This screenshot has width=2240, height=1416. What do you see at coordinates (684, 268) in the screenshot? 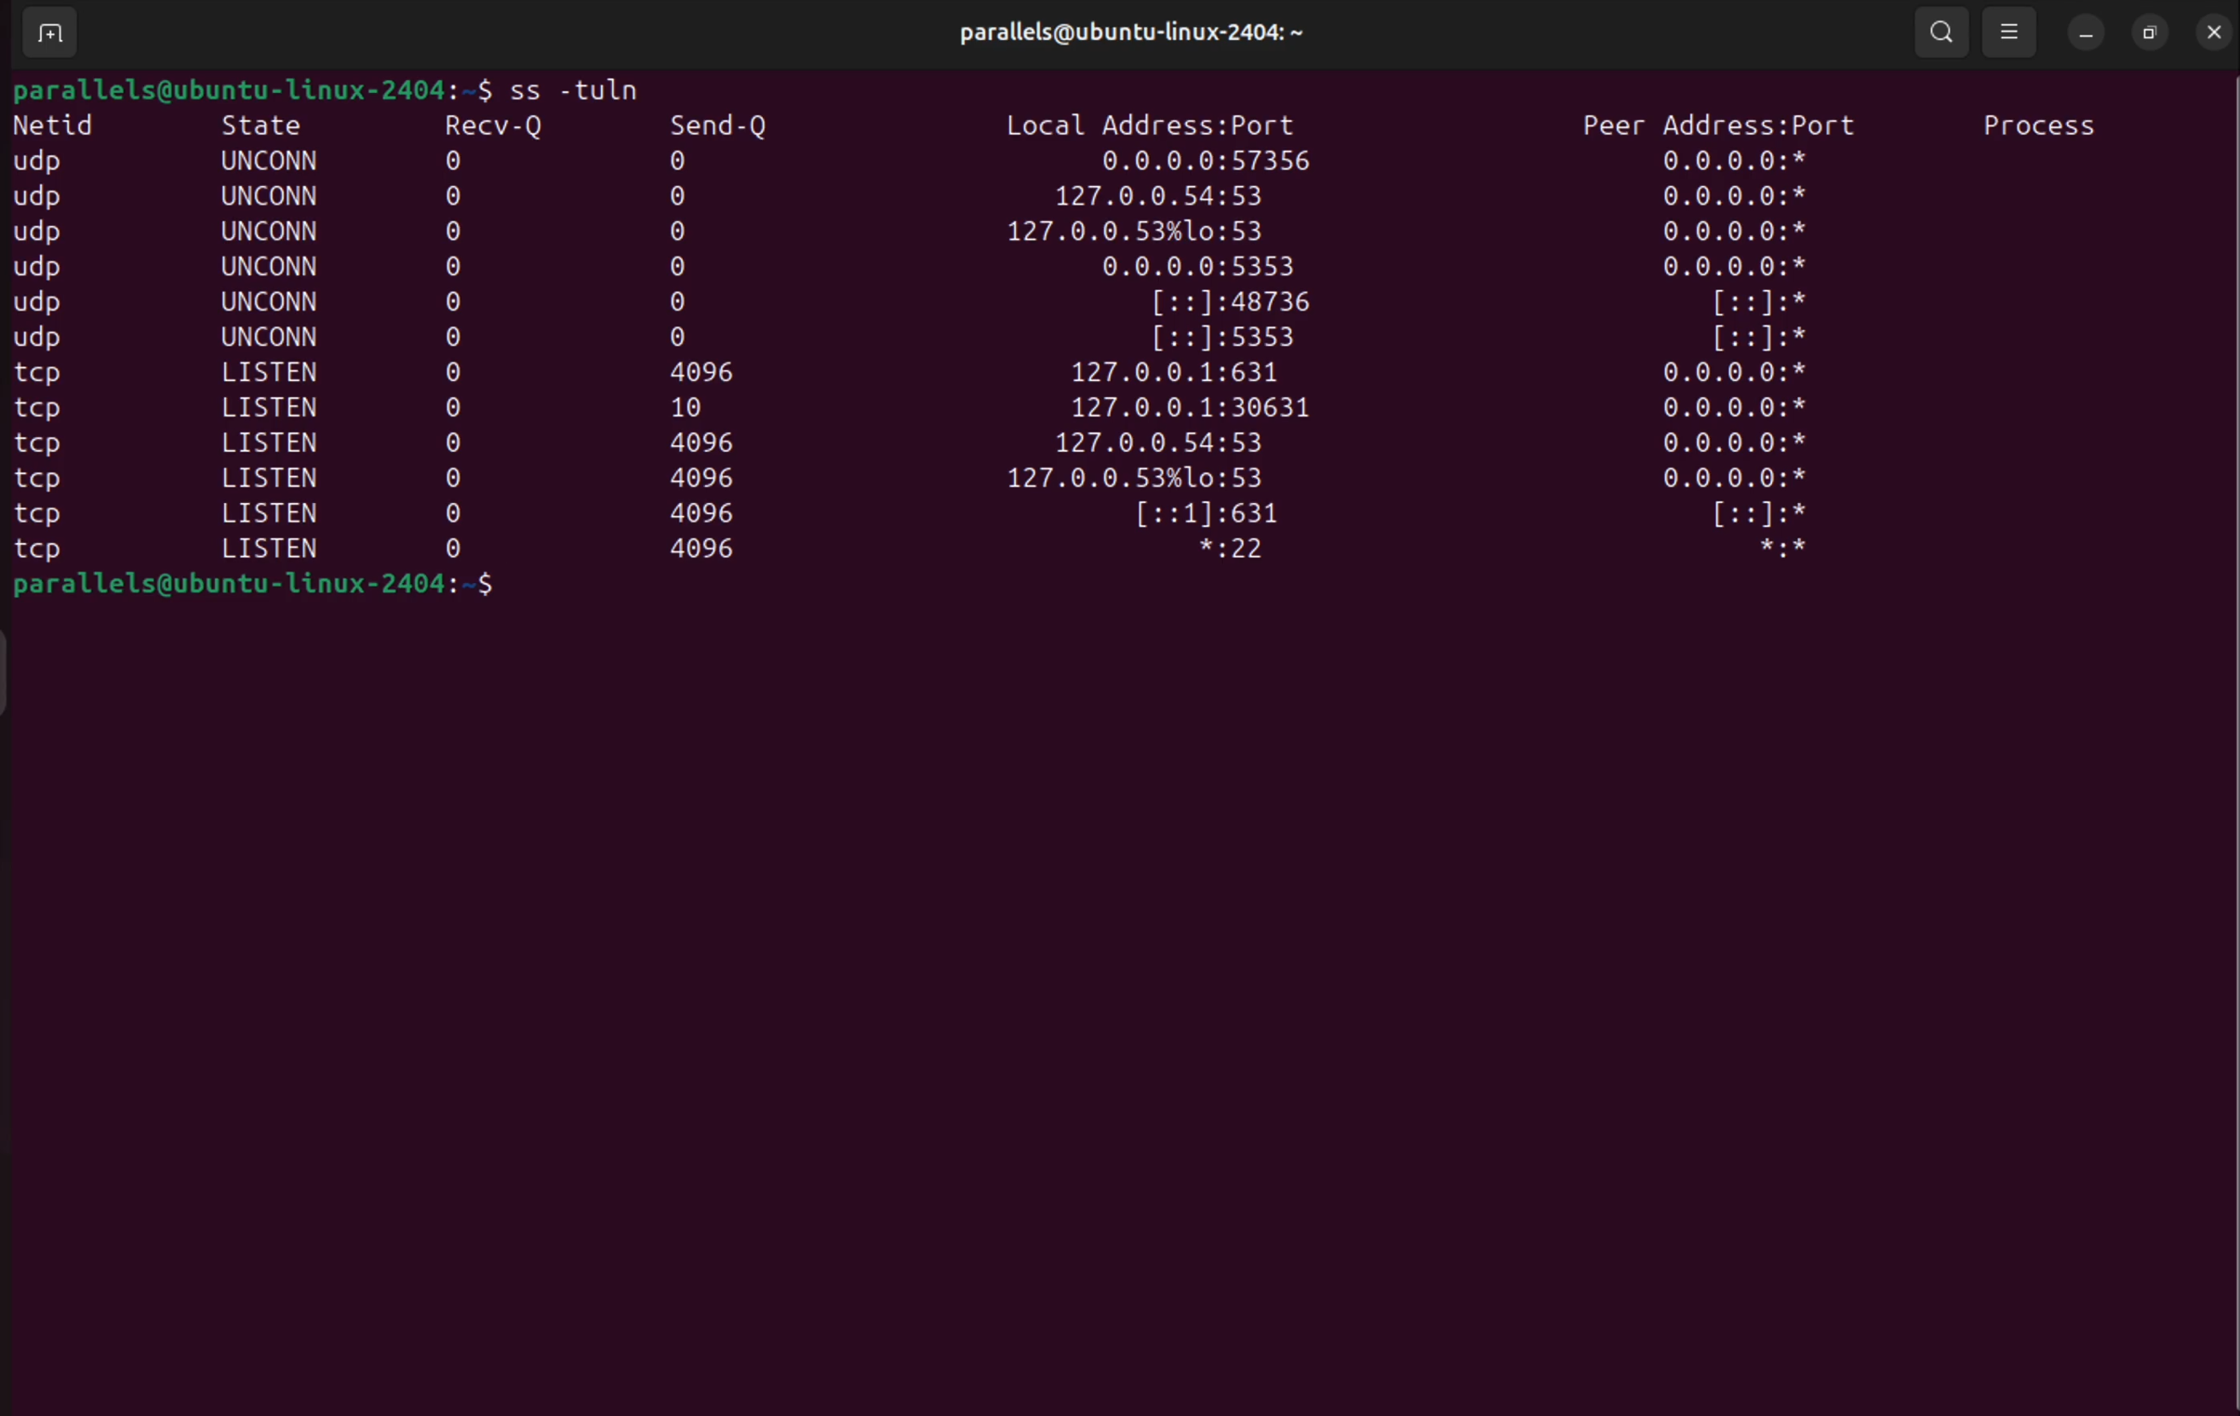
I see `0` at bounding box center [684, 268].